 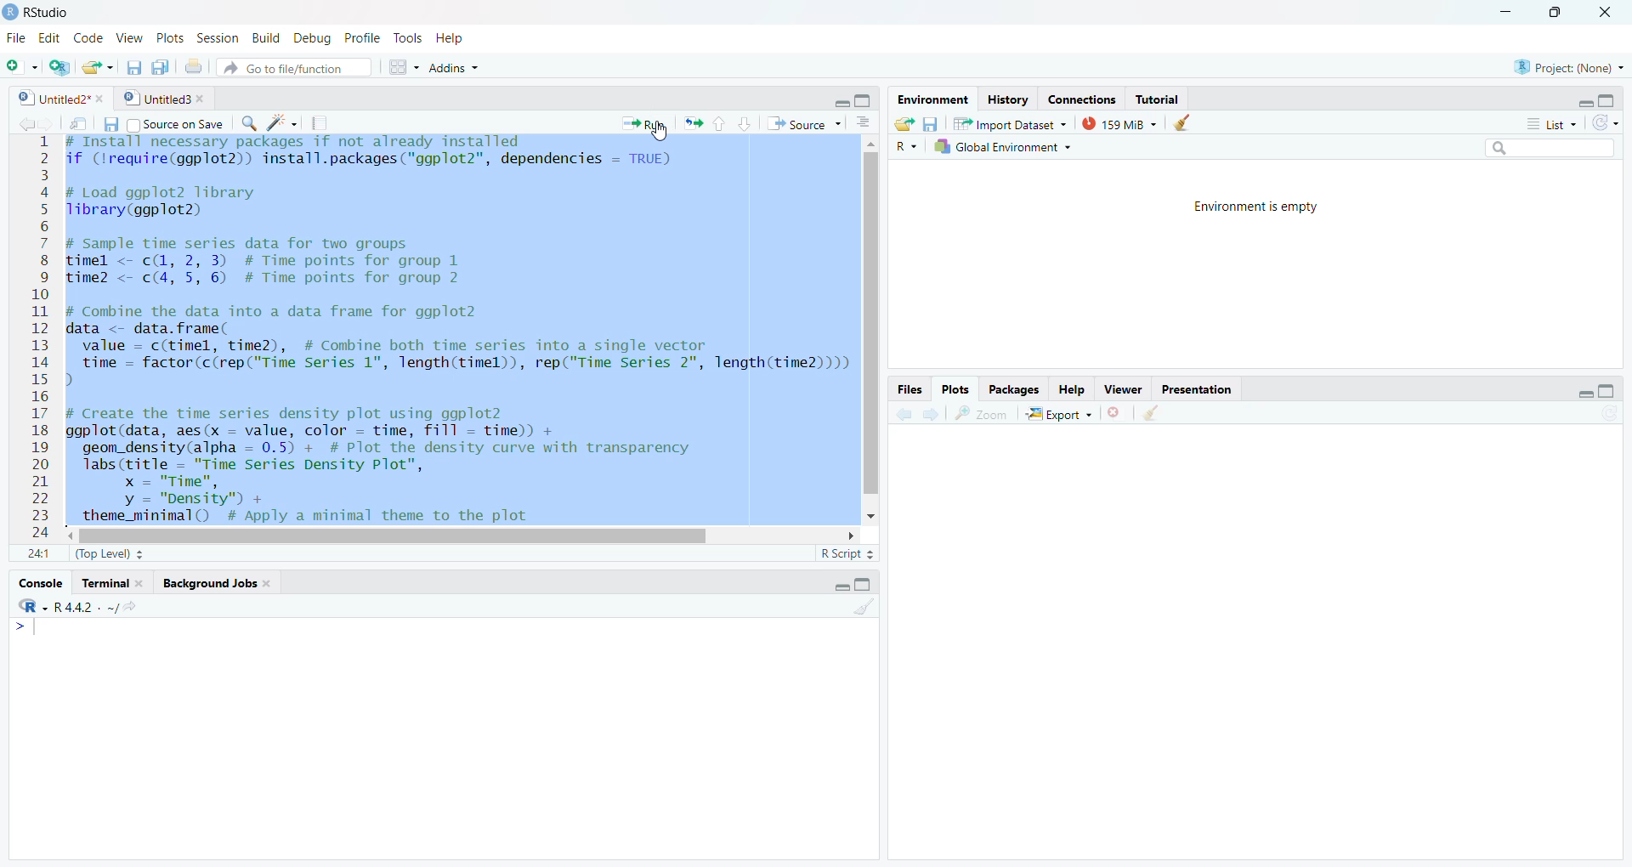 I want to click on Project: (None), so click(x=1569, y=67).